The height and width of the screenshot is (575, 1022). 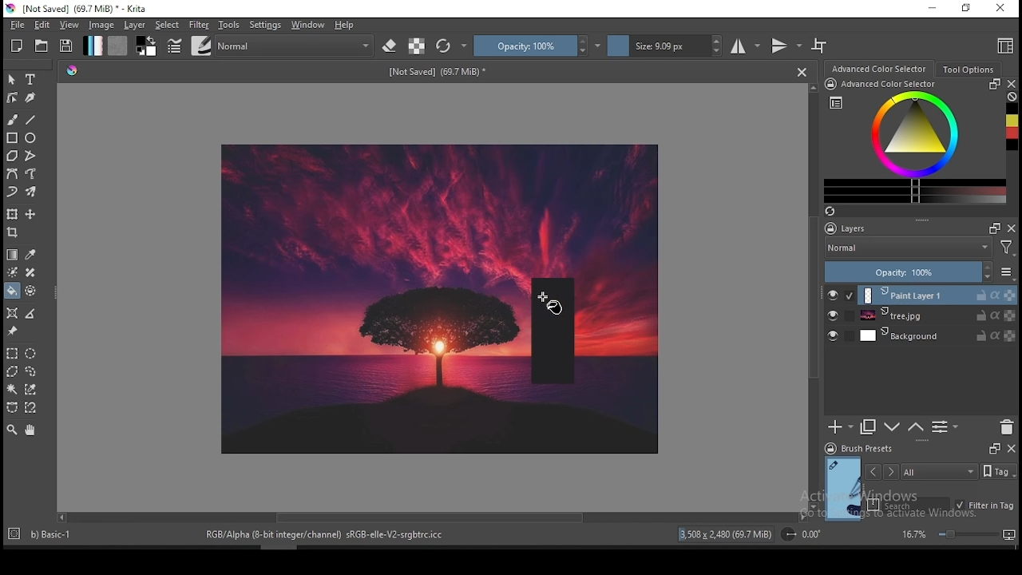 What do you see at coordinates (265, 25) in the screenshot?
I see `settings` at bounding box center [265, 25].